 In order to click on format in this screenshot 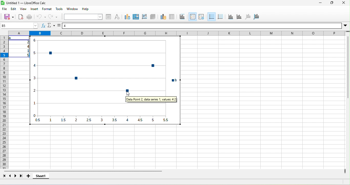, I will do `click(47, 9)`.